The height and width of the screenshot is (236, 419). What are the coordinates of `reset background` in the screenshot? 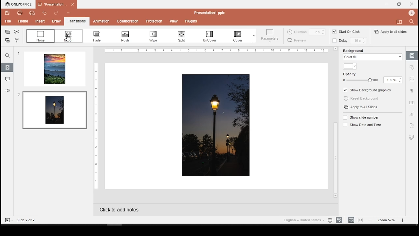 It's located at (364, 99).